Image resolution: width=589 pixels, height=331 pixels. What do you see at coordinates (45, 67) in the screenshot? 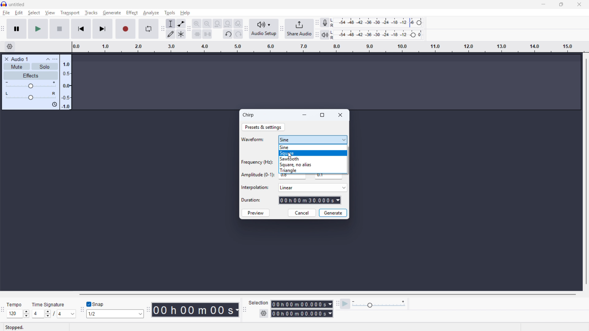
I see `Solo ` at bounding box center [45, 67].